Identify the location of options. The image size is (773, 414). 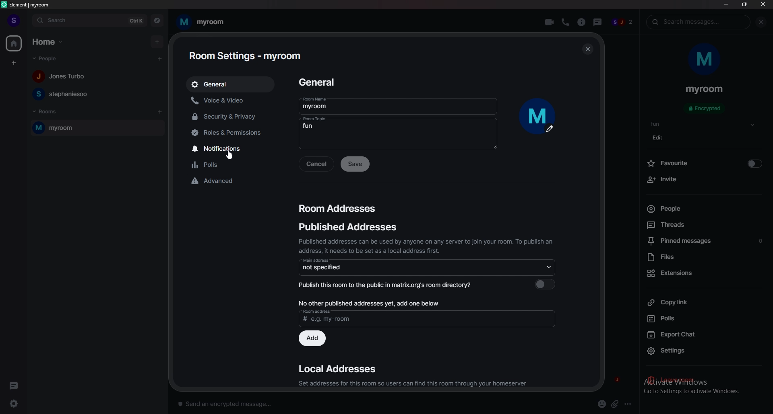
(629, 404).